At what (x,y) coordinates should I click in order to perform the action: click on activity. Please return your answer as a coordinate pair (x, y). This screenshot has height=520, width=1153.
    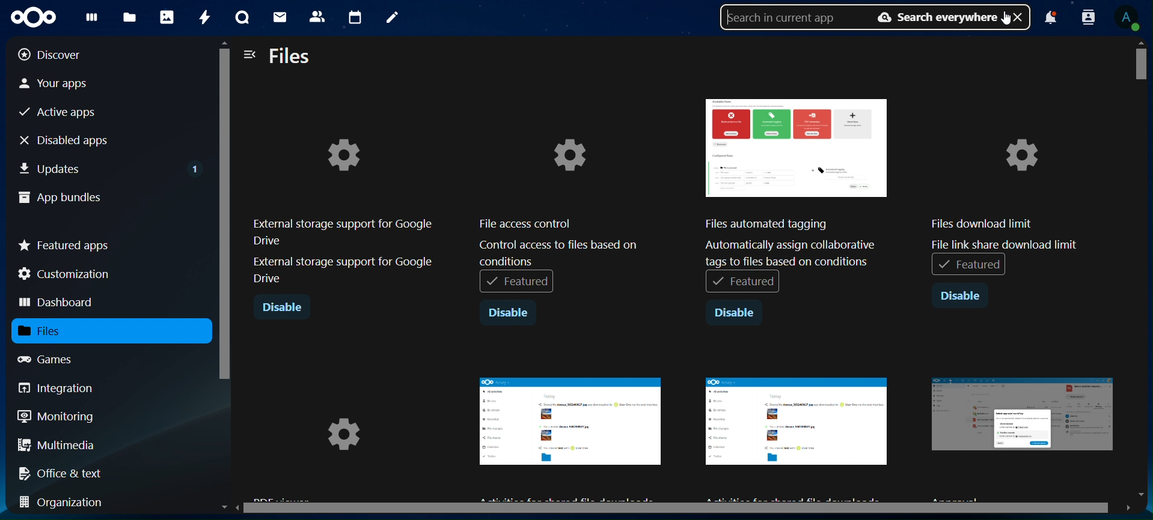
    Looking at the image, I should click on (203, 17).